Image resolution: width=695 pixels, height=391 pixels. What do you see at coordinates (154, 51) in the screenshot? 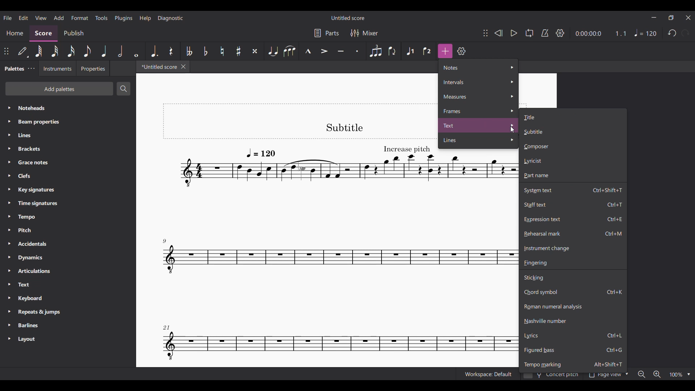
I see `Augmentation dot` at bounding box center [154, 51].